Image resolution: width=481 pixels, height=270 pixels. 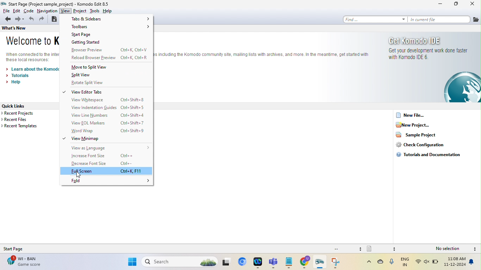 What do you see at coordinates (180, 262) in the screenshot?
I see `search` at bounding box center [180, 262].